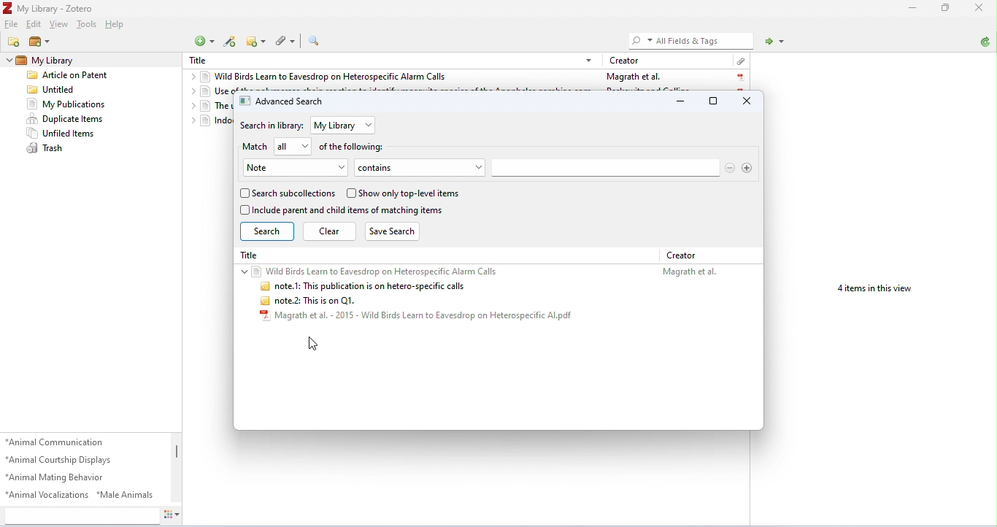 The image size is (997, 527). What do you see at coordinates (56, 477) in the screenshot?
I see `animal mating behavior` at bounding box center [56, 477].